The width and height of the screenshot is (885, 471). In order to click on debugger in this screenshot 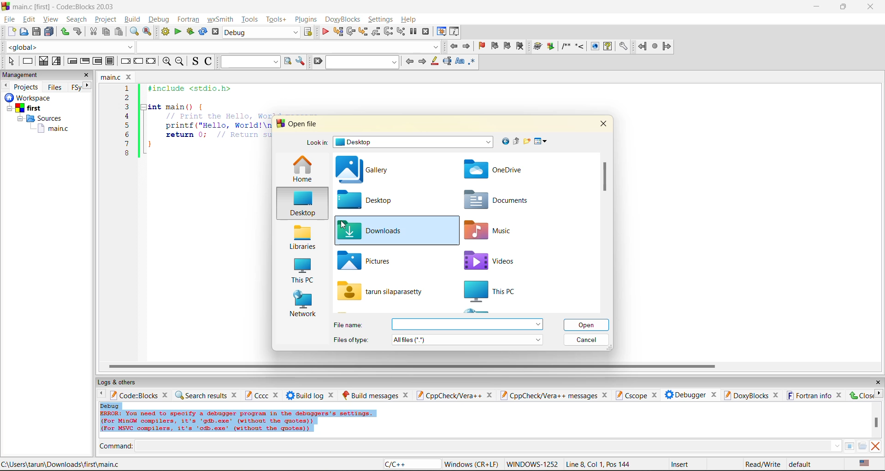, I will do `click(685, 394)`.